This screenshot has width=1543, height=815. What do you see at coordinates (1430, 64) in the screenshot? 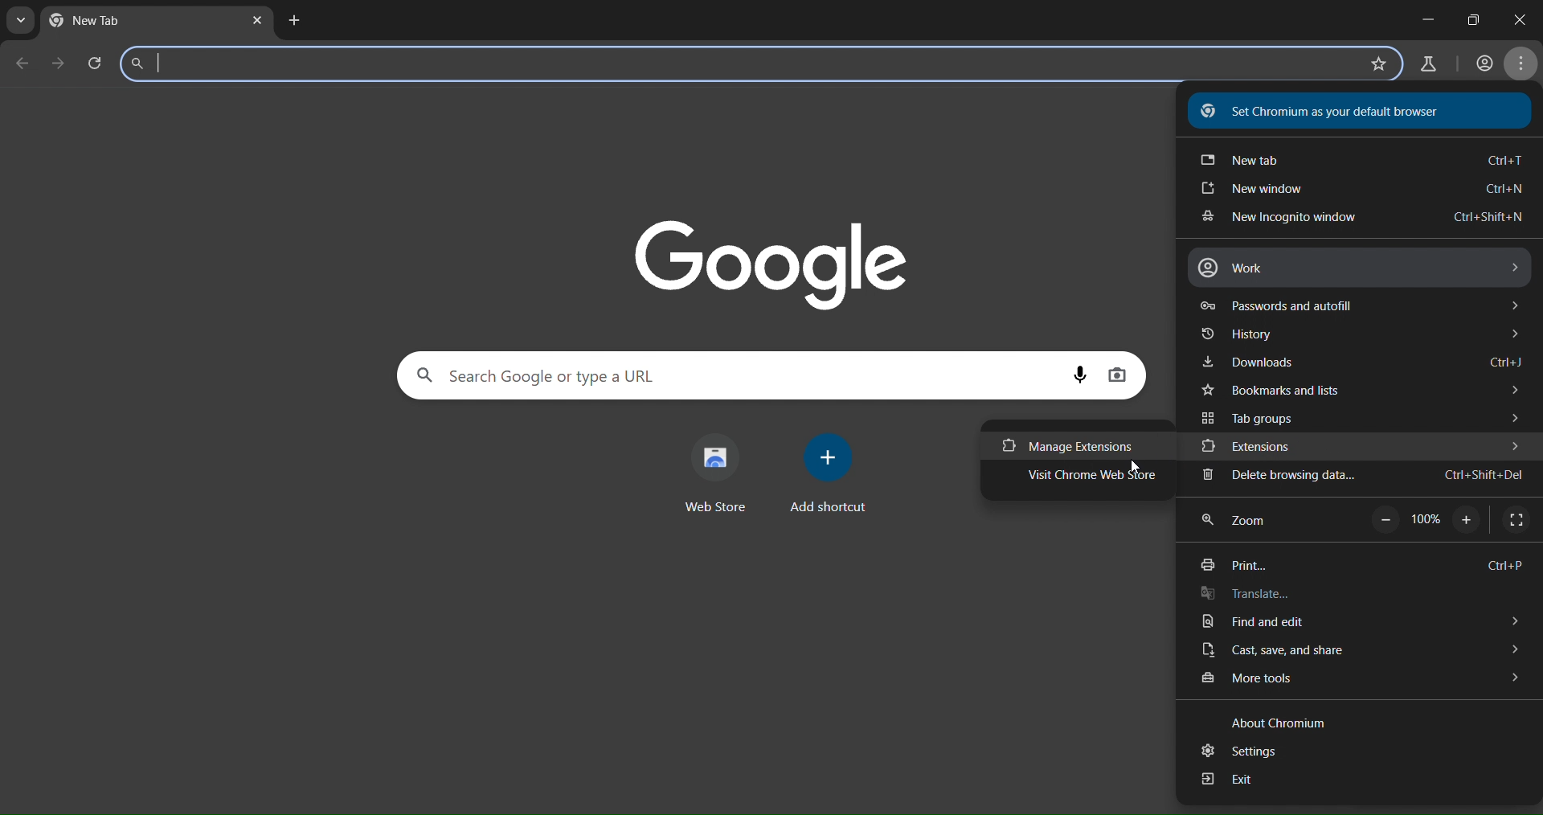
I see `search labs` at bounding box center [1430, 64].